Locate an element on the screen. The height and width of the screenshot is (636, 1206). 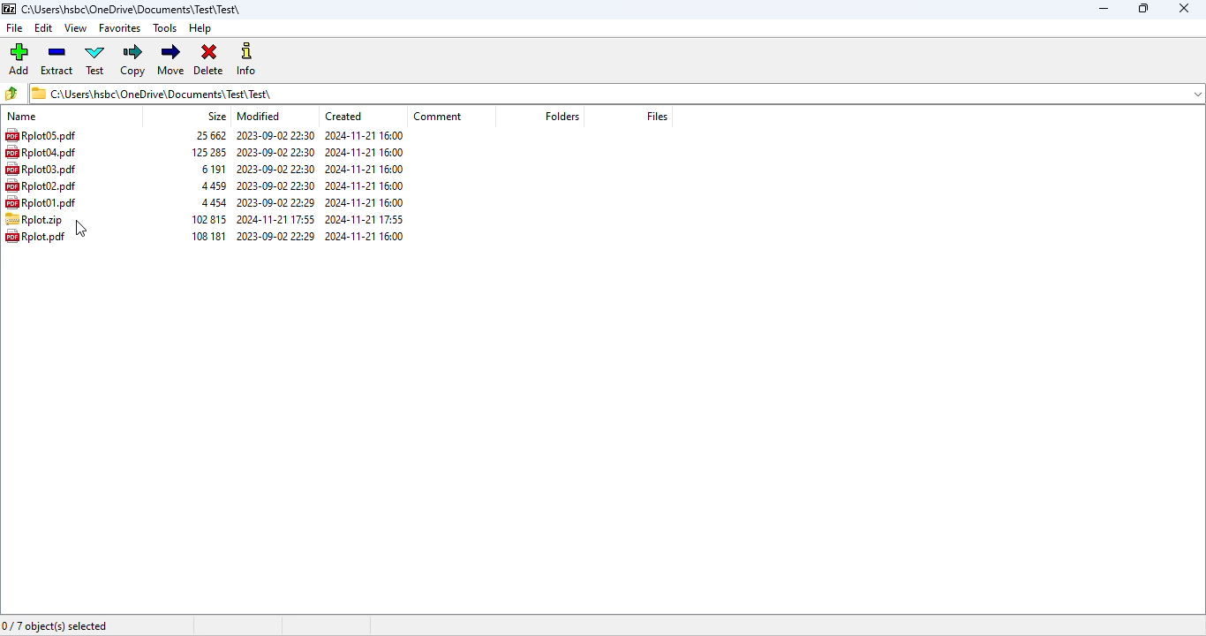
 Rplot0d. pdf is located at coordinates (48, 154).